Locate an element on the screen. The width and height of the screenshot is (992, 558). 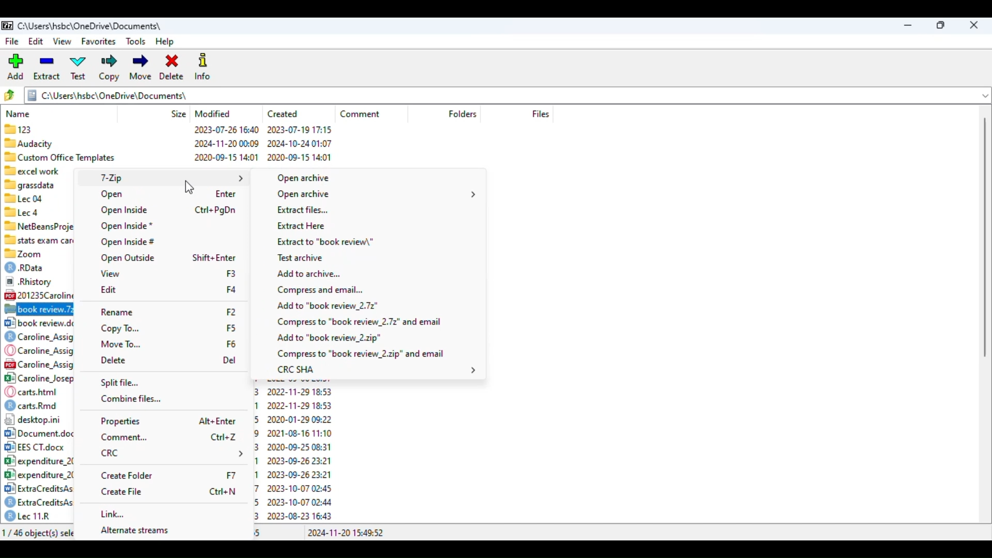
copy is located at coordinates (109, 68).